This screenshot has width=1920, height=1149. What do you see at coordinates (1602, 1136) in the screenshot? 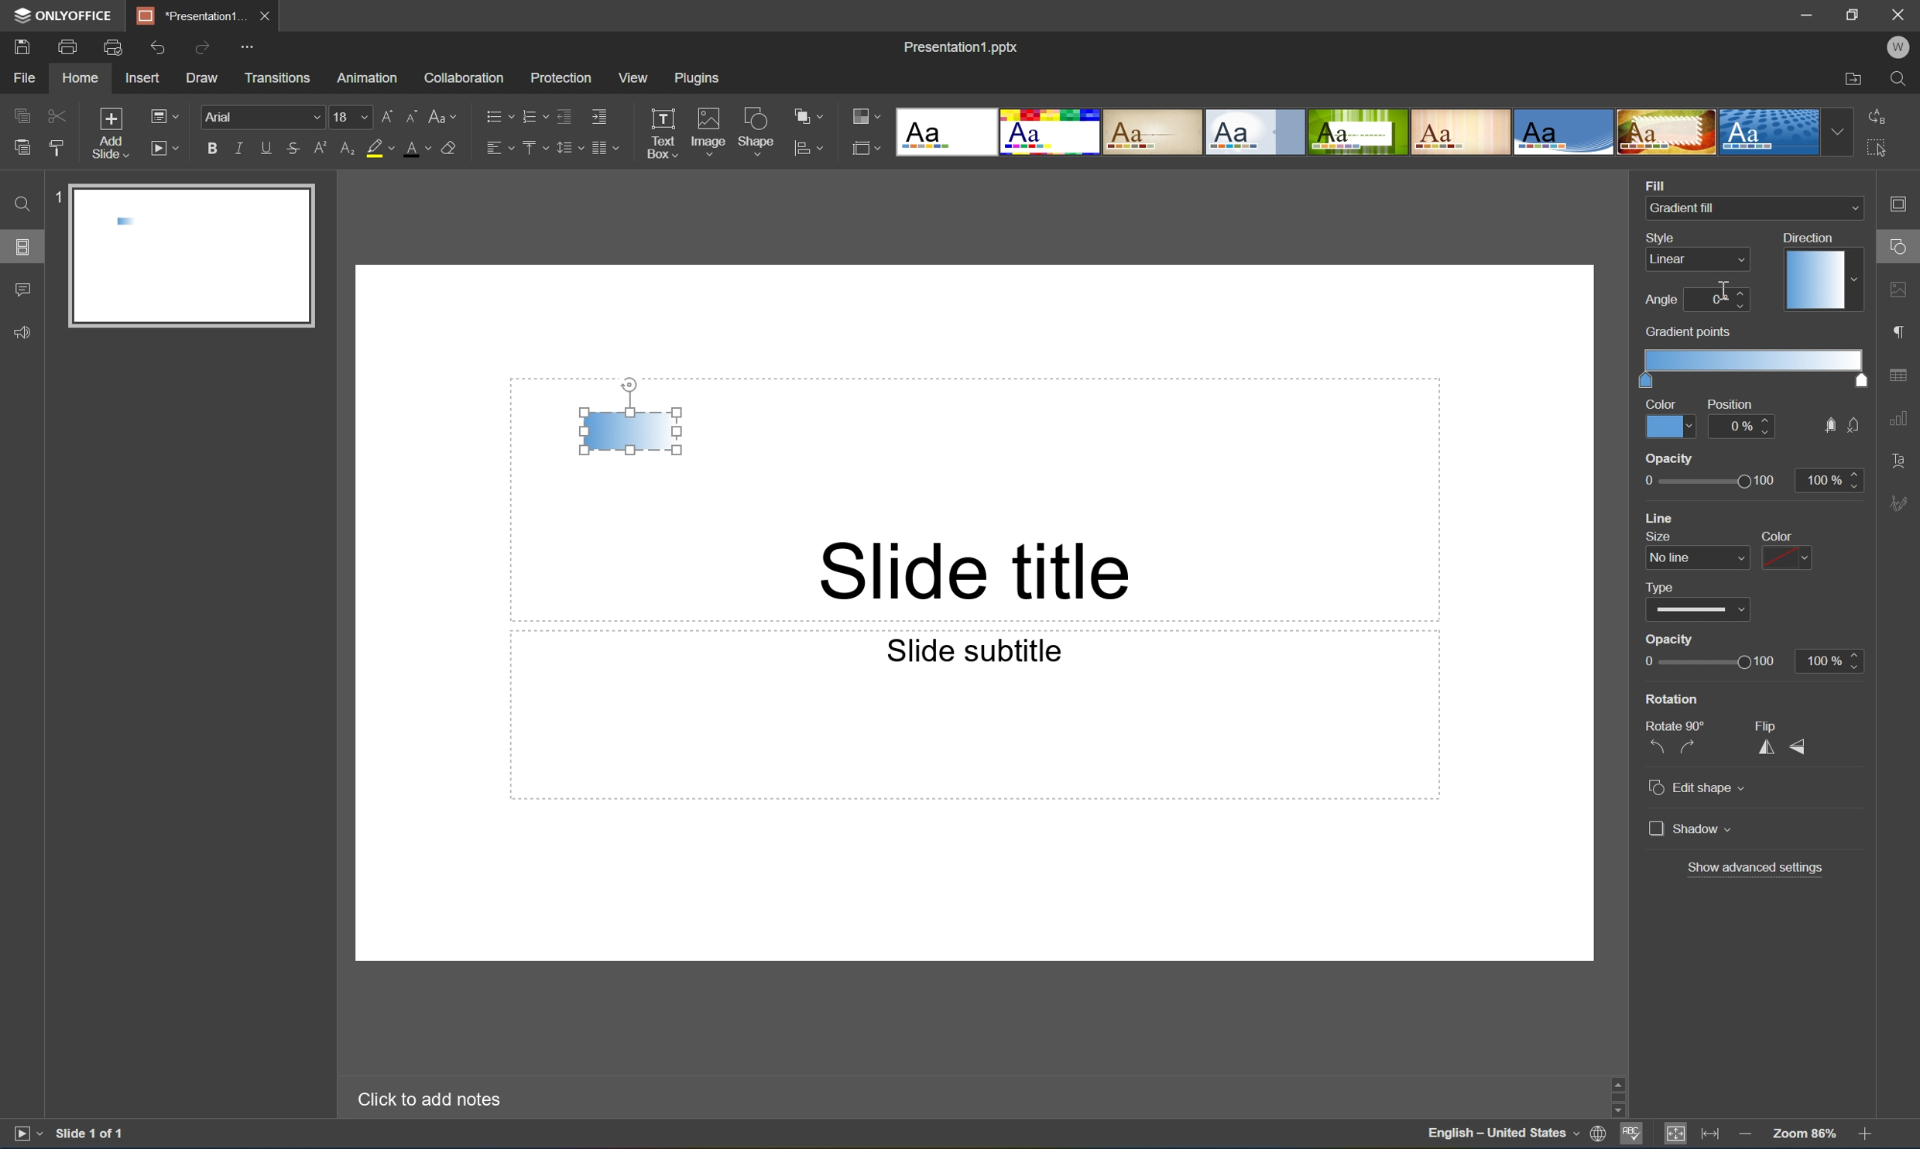
I see `Set document language` at bounding box center [1602, 1136].